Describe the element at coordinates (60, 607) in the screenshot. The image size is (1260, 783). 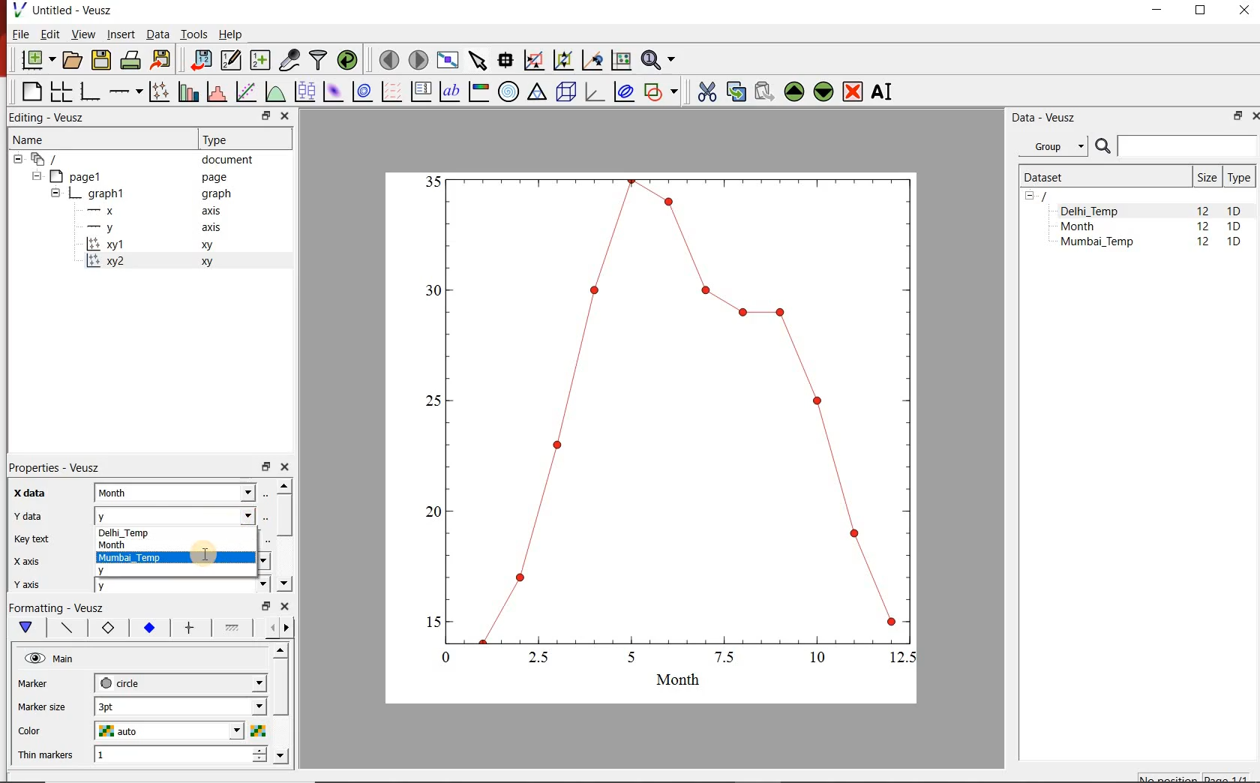
I see `Formatting - Veusz` at that location.